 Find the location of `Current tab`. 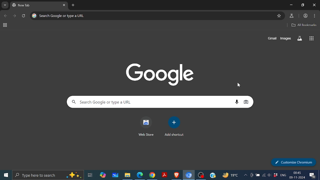

Current tab is located at coordinates (36, 5).